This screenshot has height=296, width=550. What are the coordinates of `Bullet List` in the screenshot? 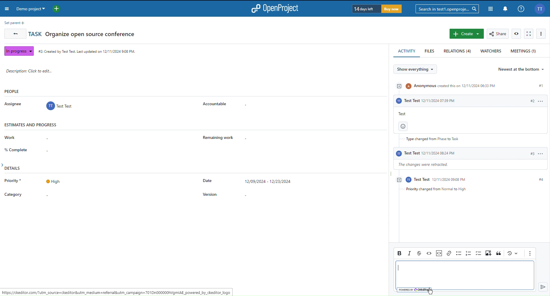 It's located at (458, 253).